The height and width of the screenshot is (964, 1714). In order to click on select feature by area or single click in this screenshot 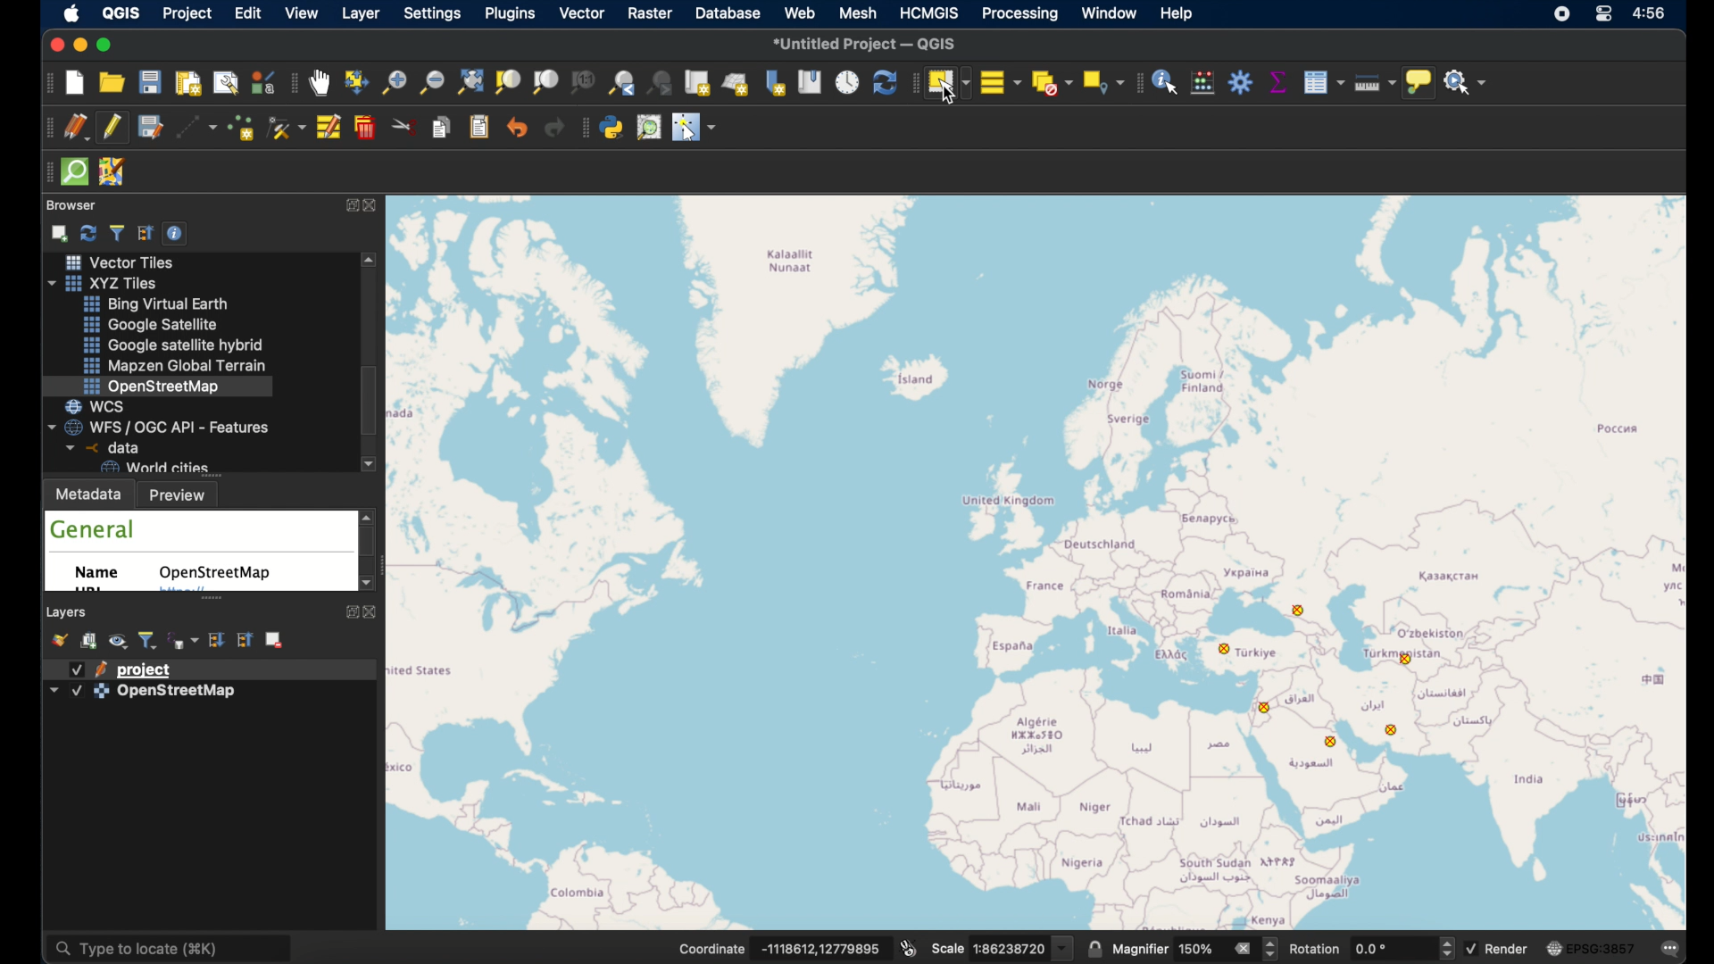, I will do `click(947, 81)`.